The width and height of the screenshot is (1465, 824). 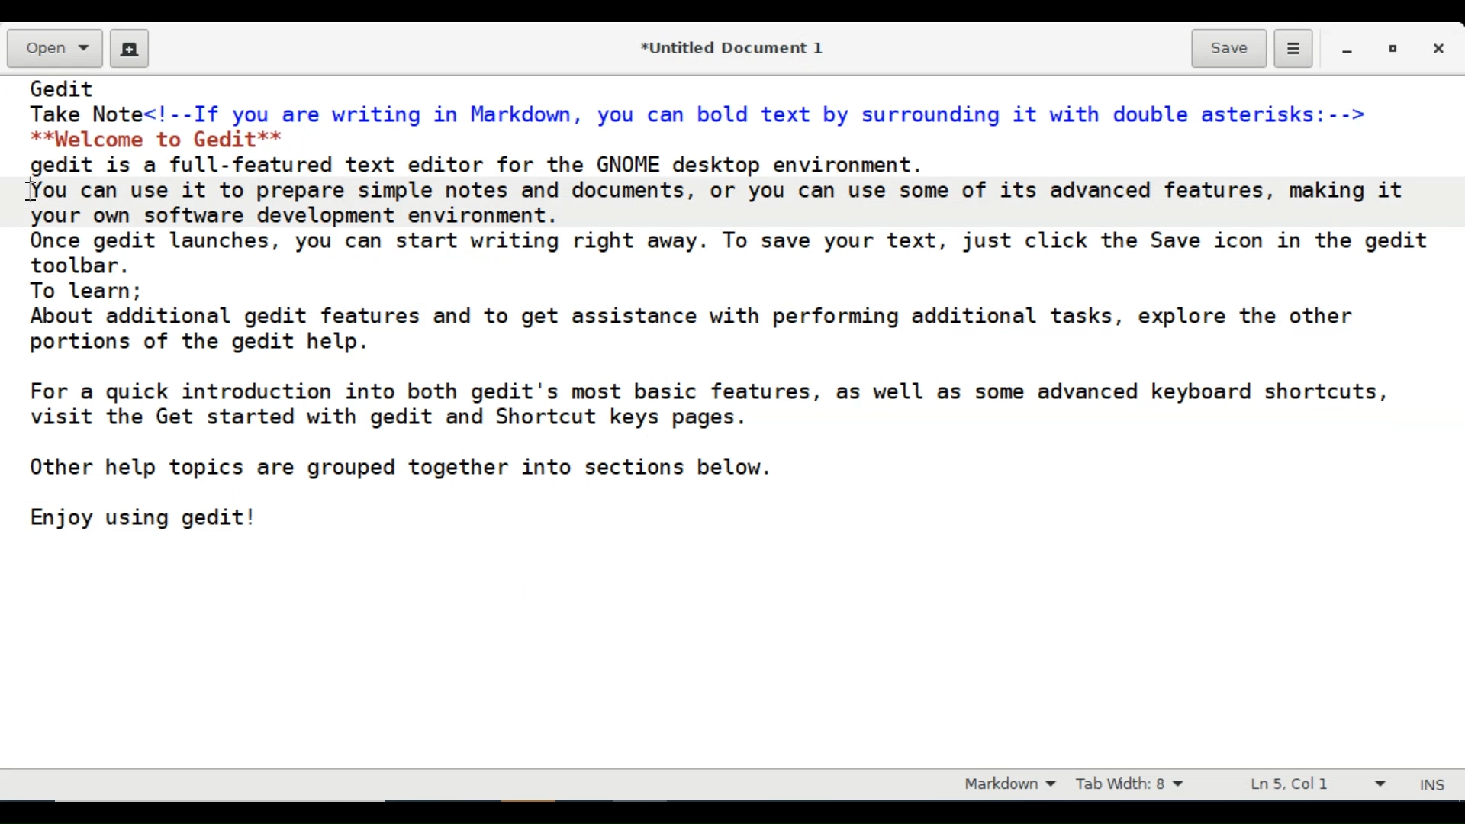 What do you see at coordinates (130, 48) in the screenshot?
I see `New File` at bounding box center [130, 48].